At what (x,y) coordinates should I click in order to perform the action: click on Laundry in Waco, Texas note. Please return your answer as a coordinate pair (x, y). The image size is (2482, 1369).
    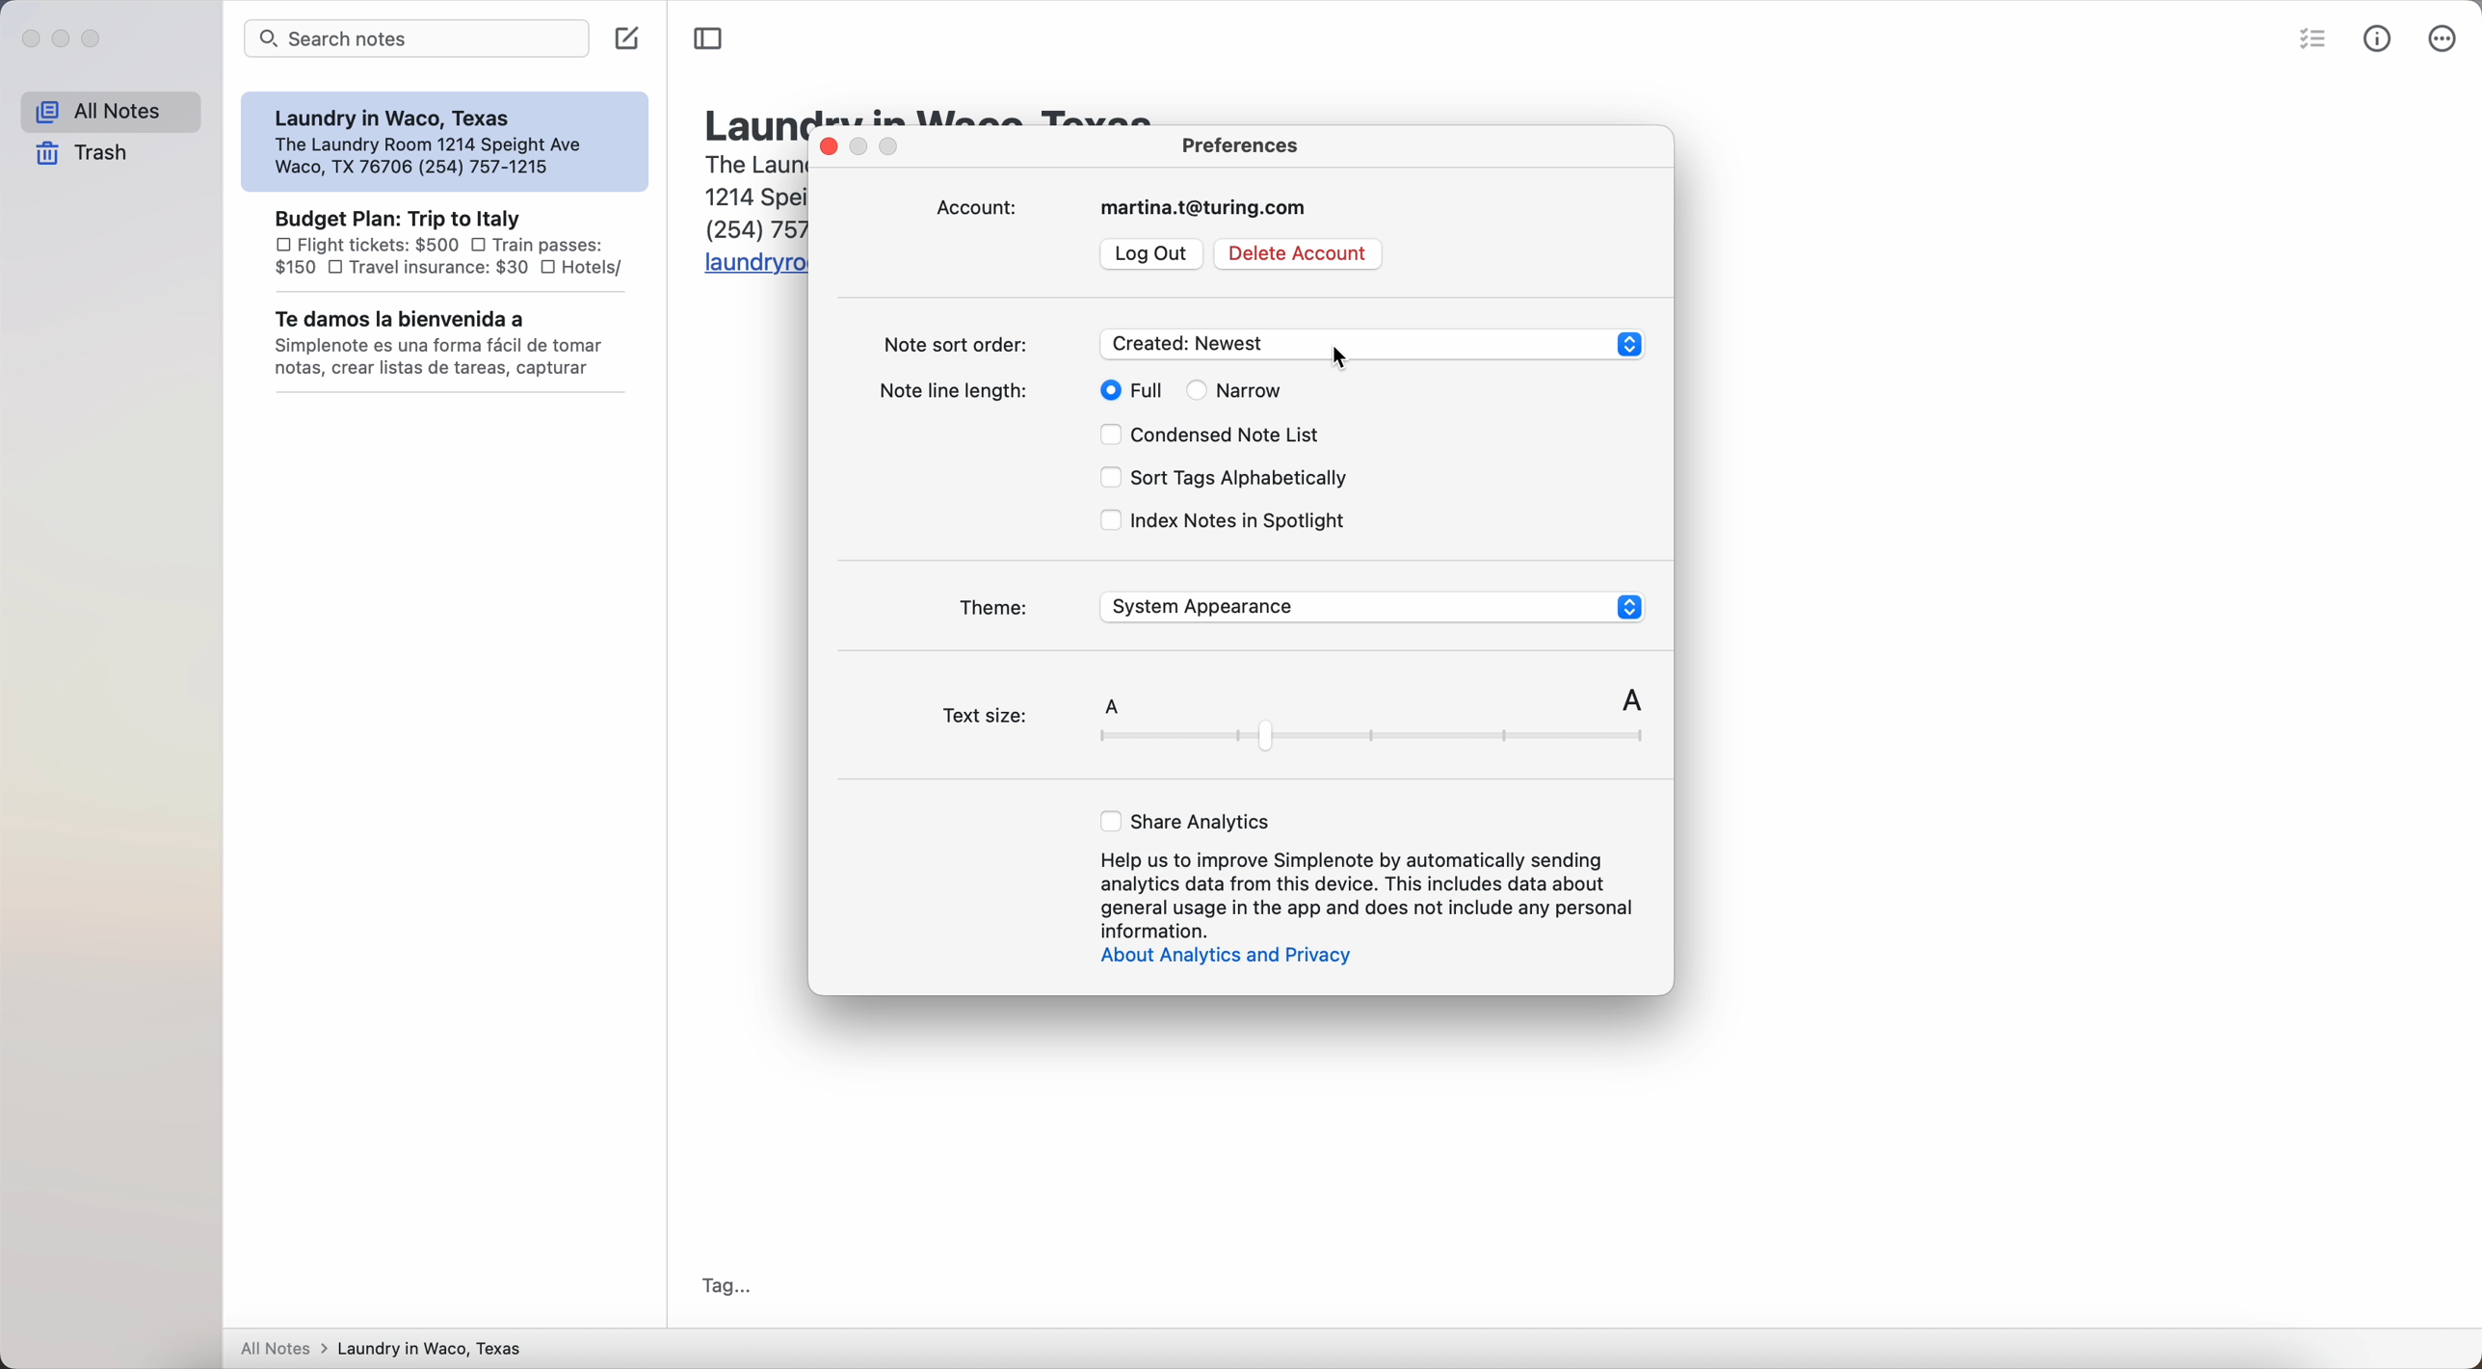
    Looking at the image, I should click on (441, 142).